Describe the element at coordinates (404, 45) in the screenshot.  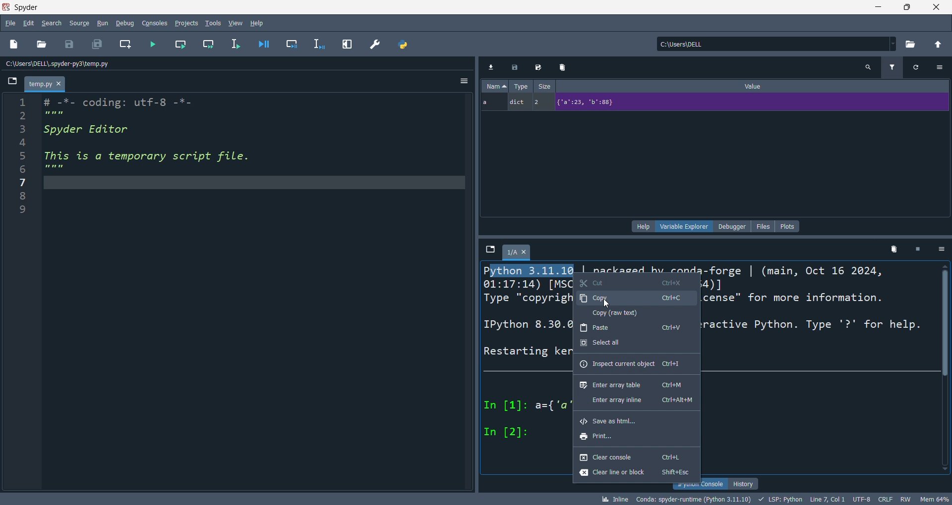
I see `path manager` at that location.